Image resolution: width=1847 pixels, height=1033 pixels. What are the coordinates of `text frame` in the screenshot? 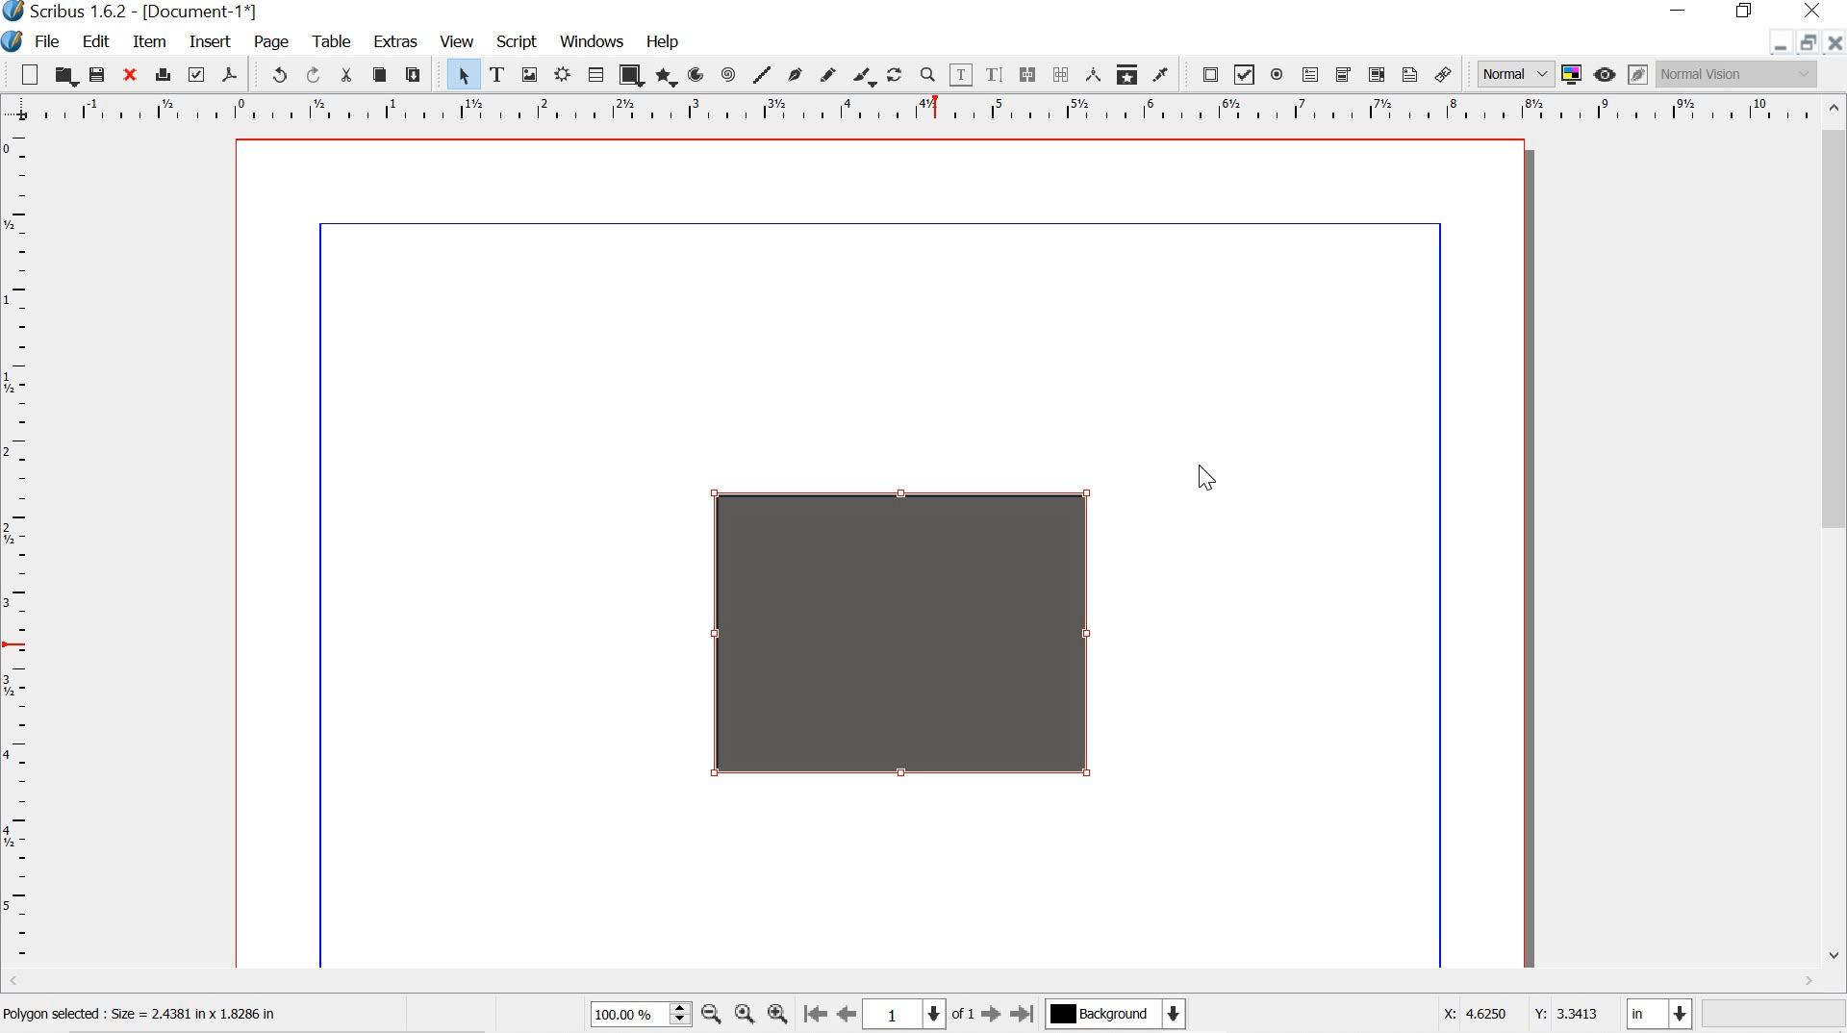 It's located at (498, 73).